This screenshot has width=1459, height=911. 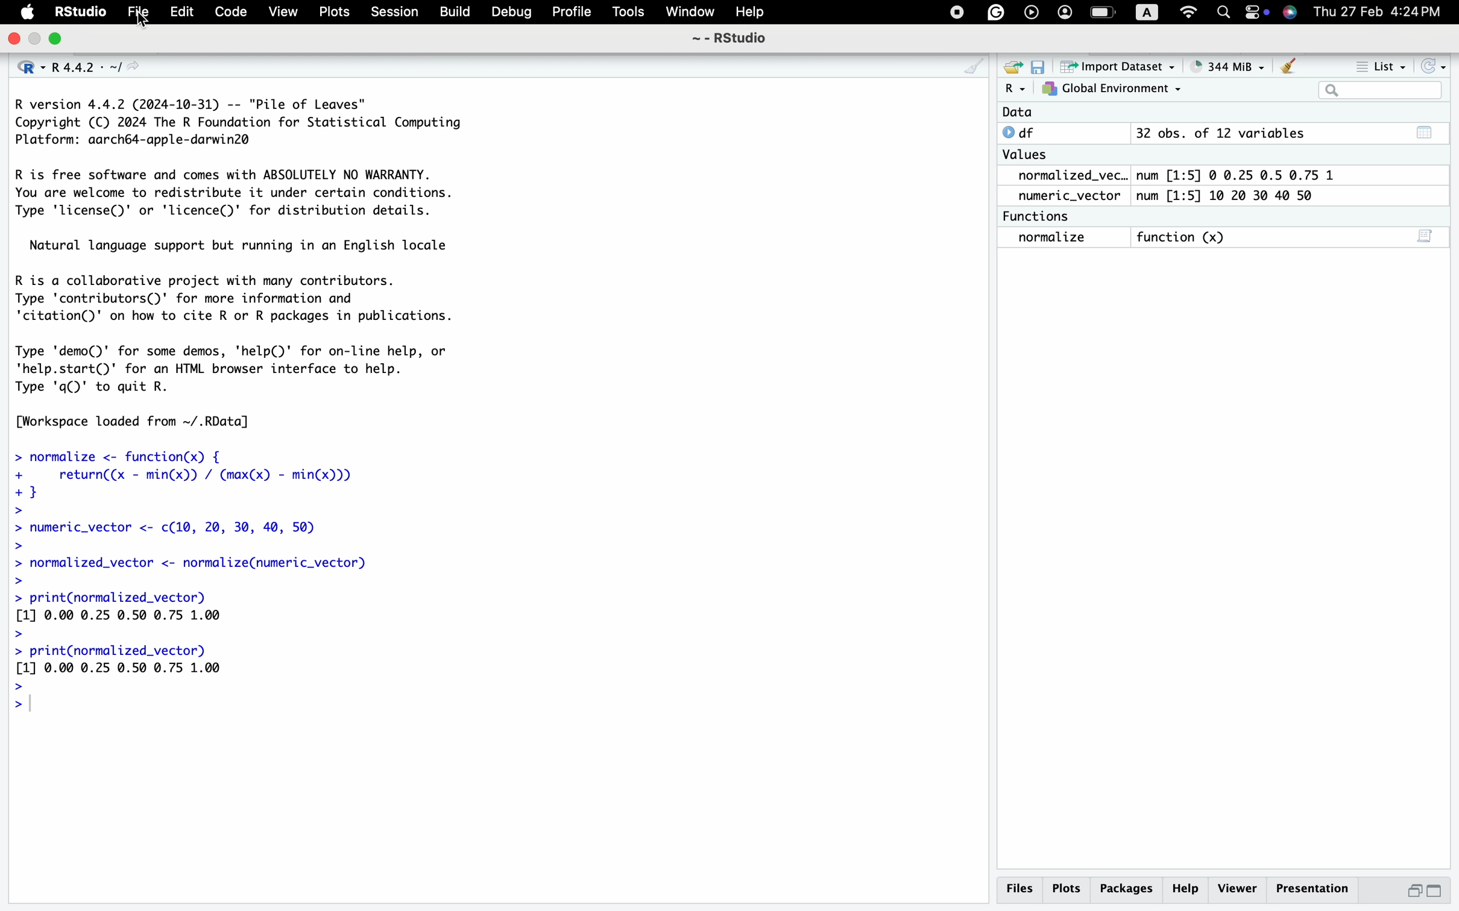 I want to click on close, so click(x=11, y=40).